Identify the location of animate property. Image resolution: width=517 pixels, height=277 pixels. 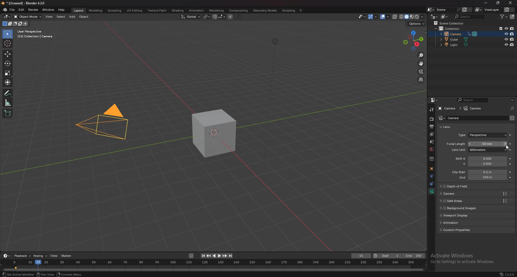
(510, 172).